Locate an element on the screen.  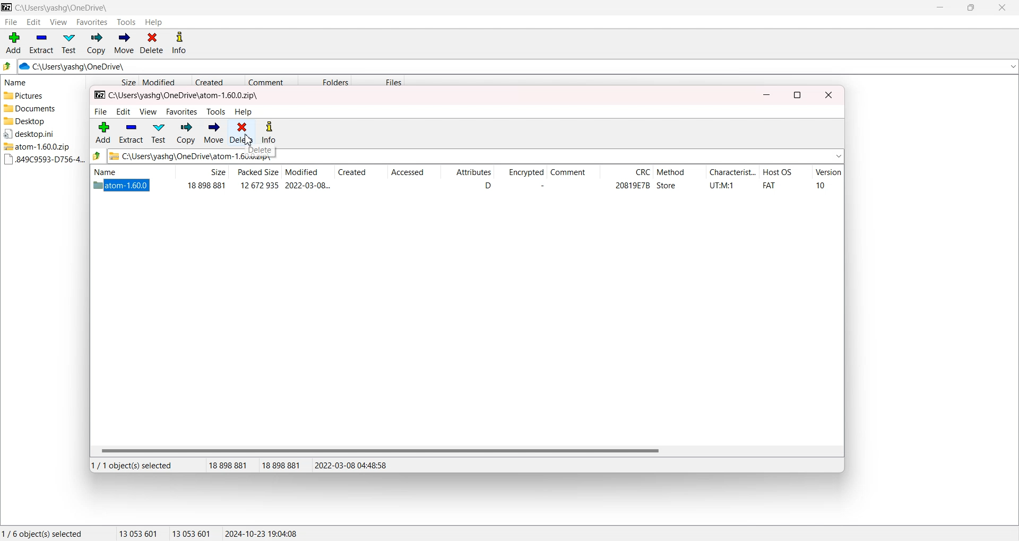
12 672 935 is located at coordinates (260, 185).